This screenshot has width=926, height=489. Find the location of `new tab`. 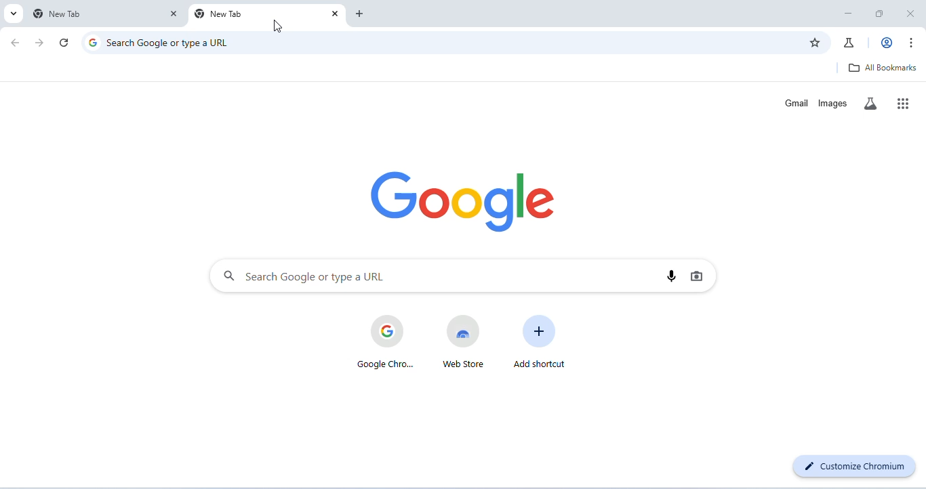

new tab is located at coordinates (66, 12).